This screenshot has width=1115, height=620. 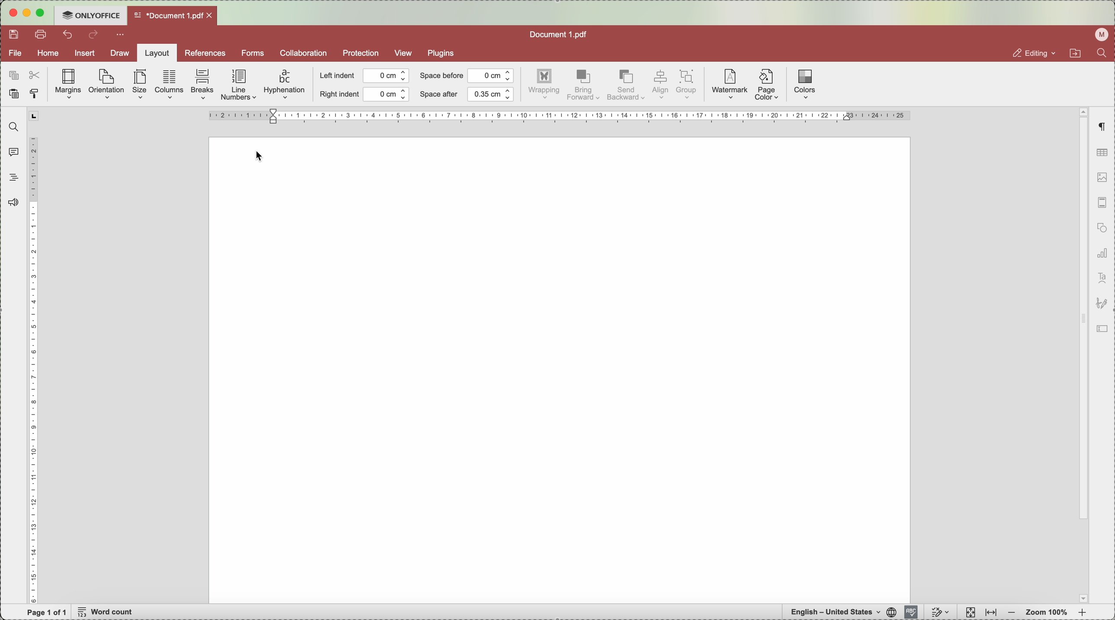 What do you see at coordinates (11, 127) in the screenshot?
I see `find` at bounding box center [11, 127].